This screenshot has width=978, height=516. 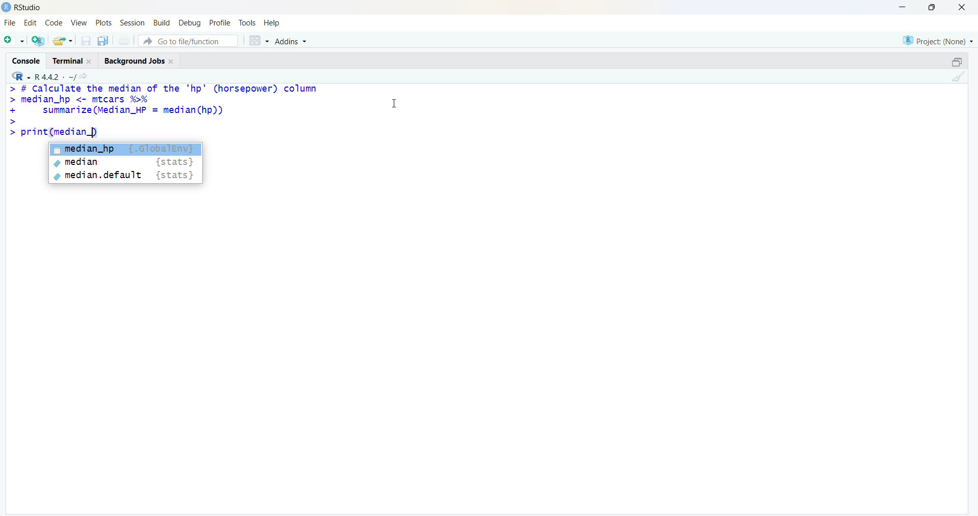 What do you see at coordinates (30, 8) in the screenshot?
I see `RStudio` at bounding box center [30, 8].